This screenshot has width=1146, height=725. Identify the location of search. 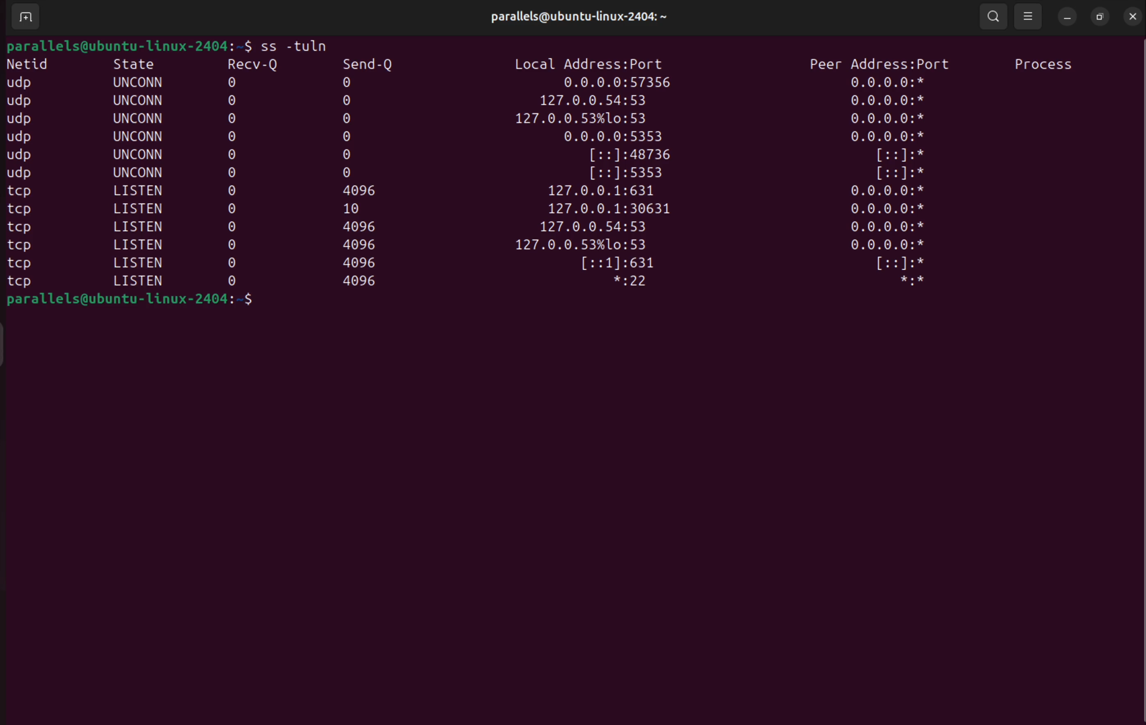
(997, 17).